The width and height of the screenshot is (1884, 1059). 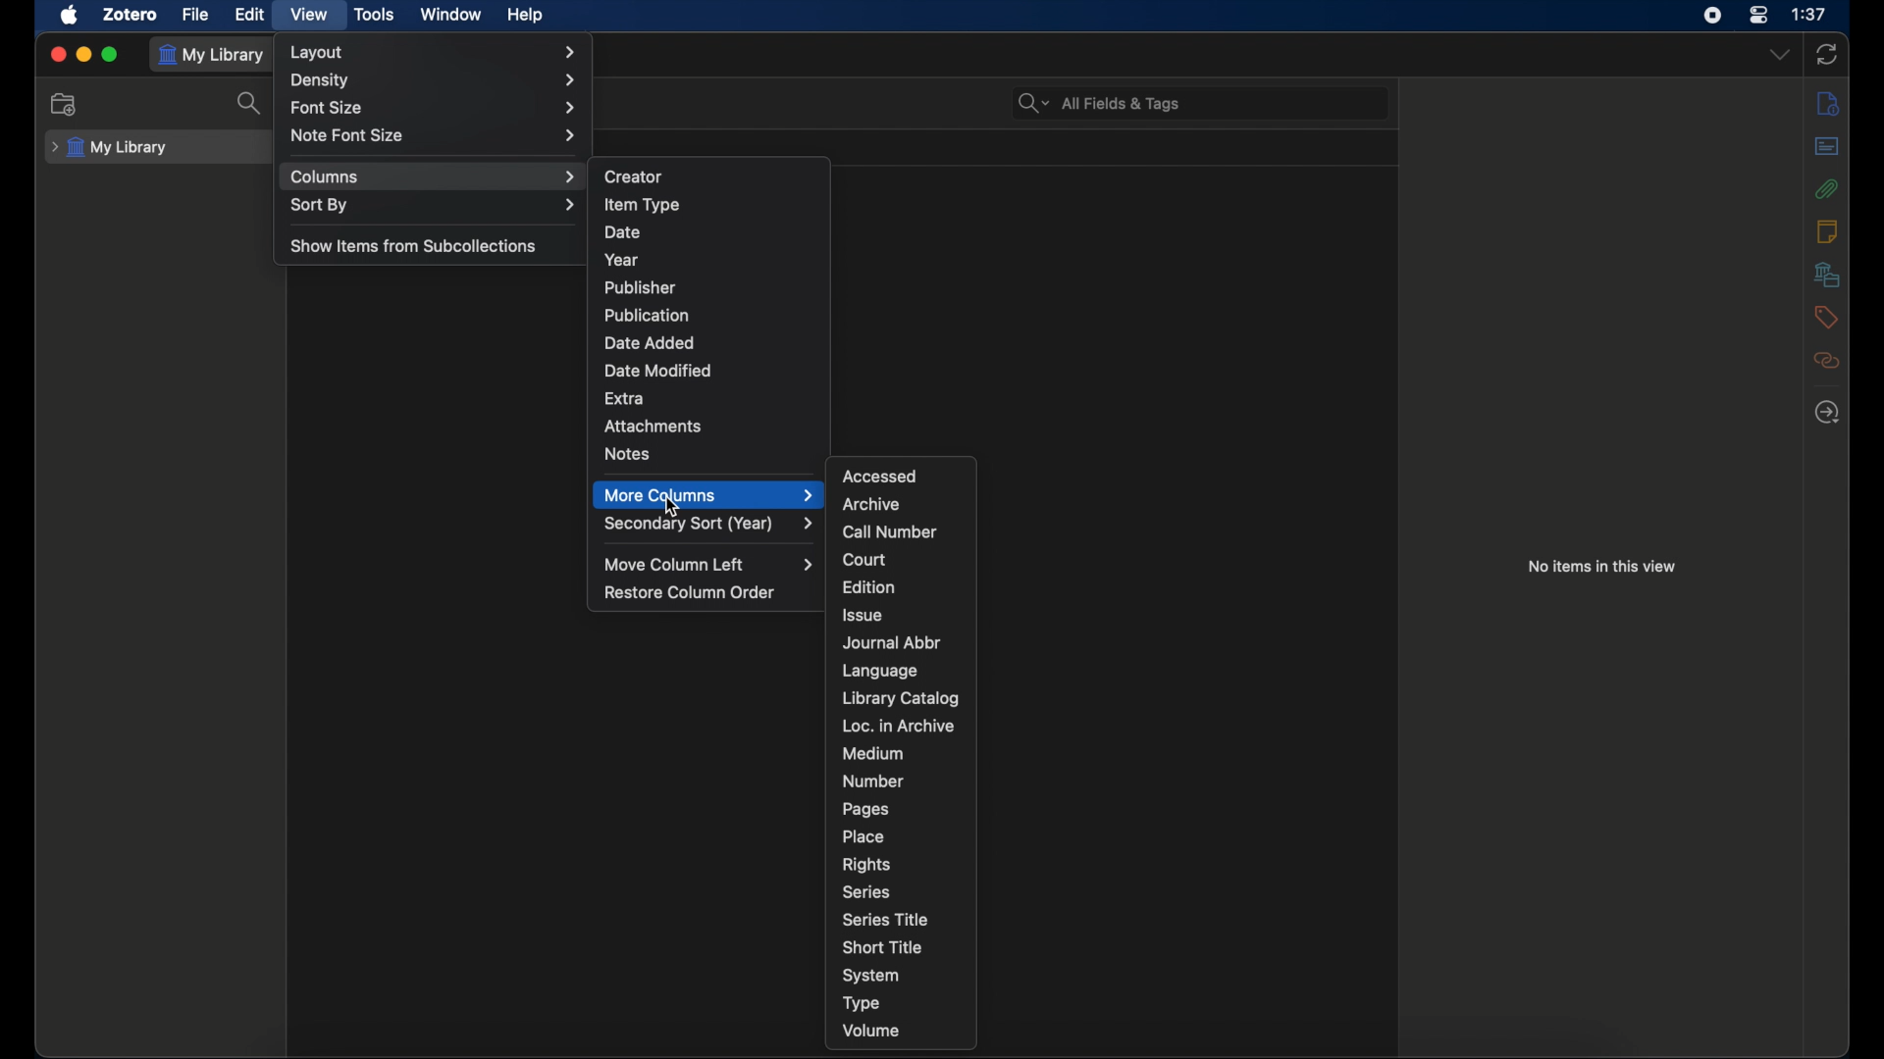 What do you see at coordinates (1808, 14) in the screenshot?
I see `1:37` at bounding box center [1808, 14].